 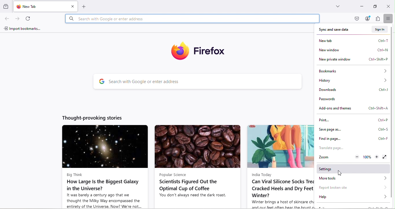 What do you see at coordinates (7, 19) in the screenshot?
I see `Go back one page` at bounding box center [7, 19].